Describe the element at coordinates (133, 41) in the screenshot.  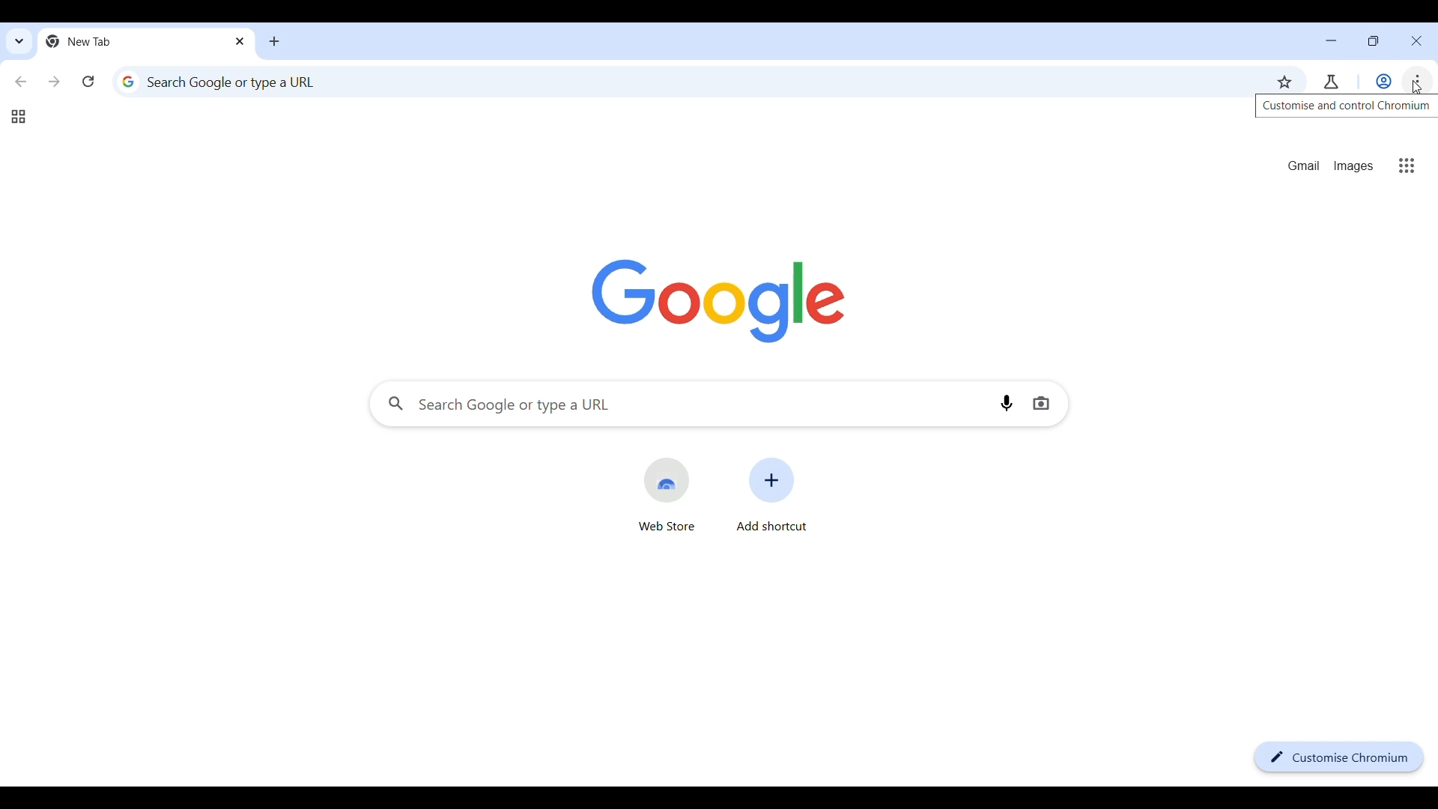
I see `Current open tab` at that location.